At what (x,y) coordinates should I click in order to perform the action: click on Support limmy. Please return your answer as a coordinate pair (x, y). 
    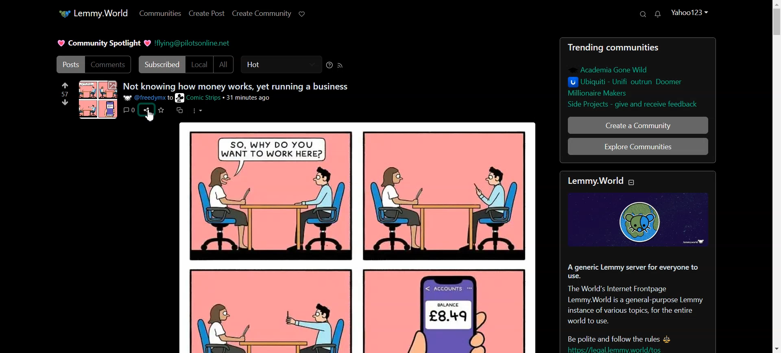
    Looking at the image, I should click on (302, 14).